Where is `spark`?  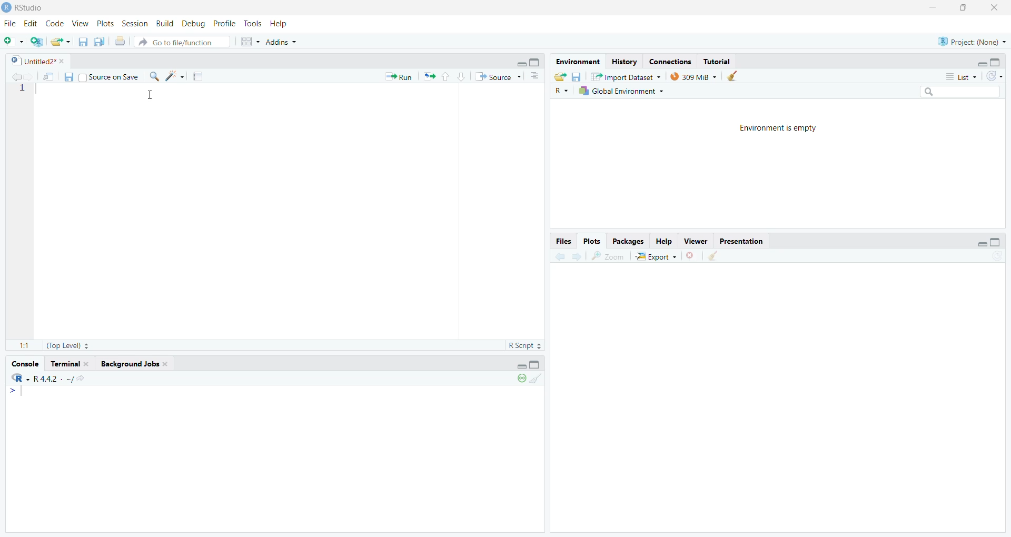
spark is located at coordinates (176, 76).